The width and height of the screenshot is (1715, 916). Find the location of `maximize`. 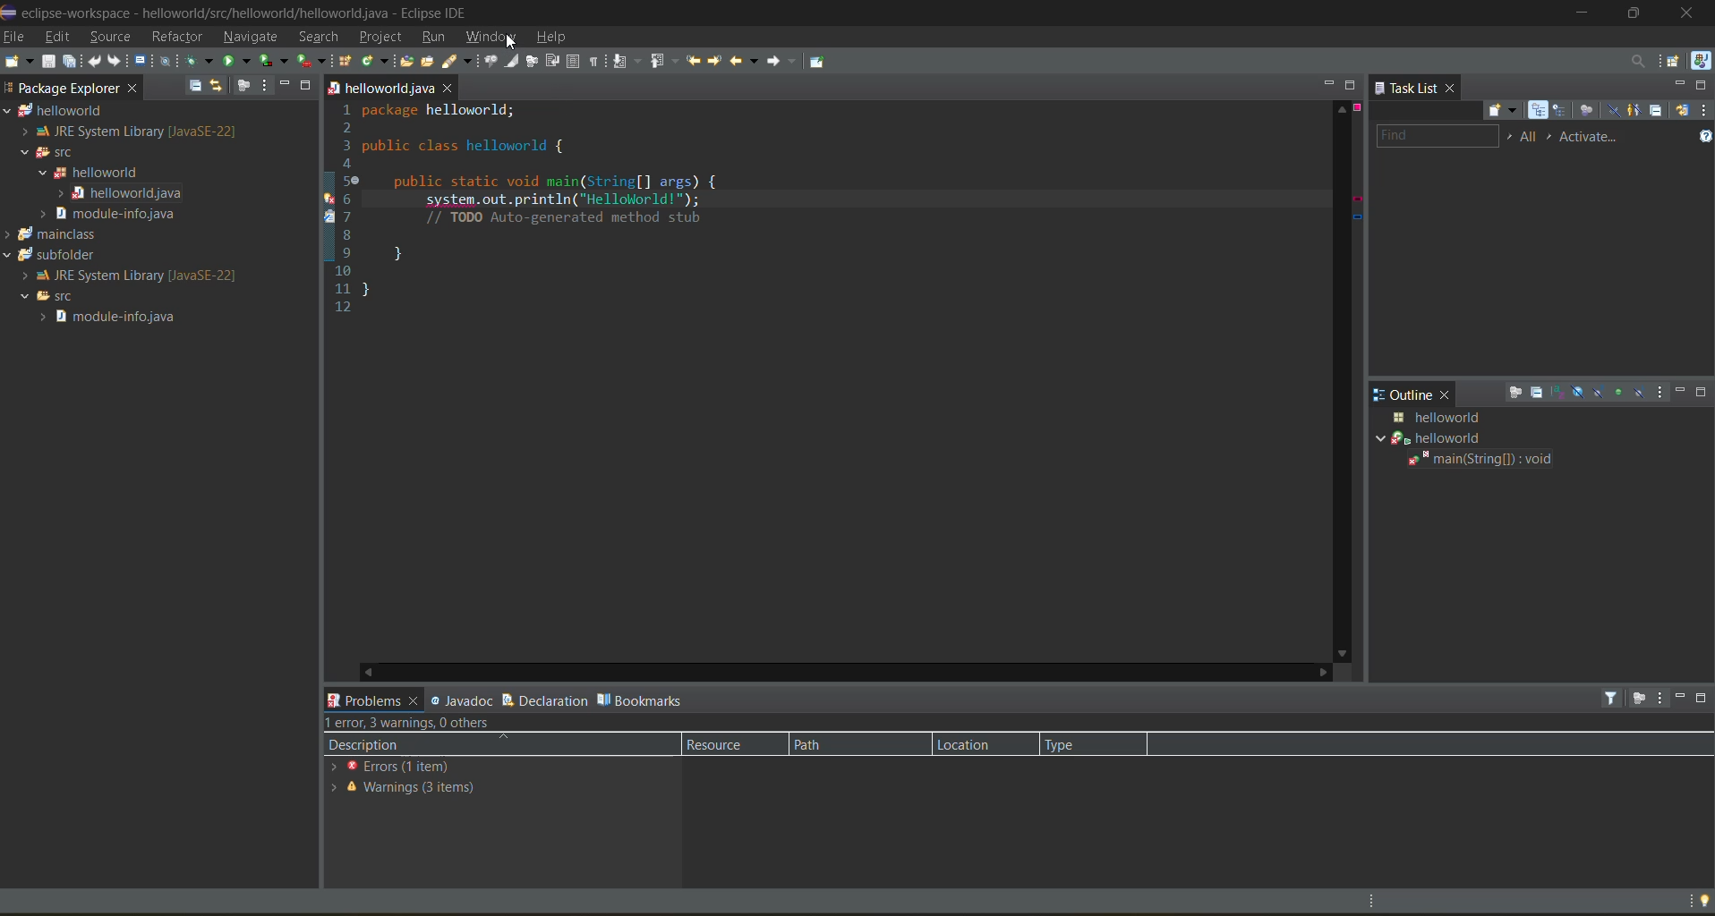

maximize is located at coordinates (1703, 699).